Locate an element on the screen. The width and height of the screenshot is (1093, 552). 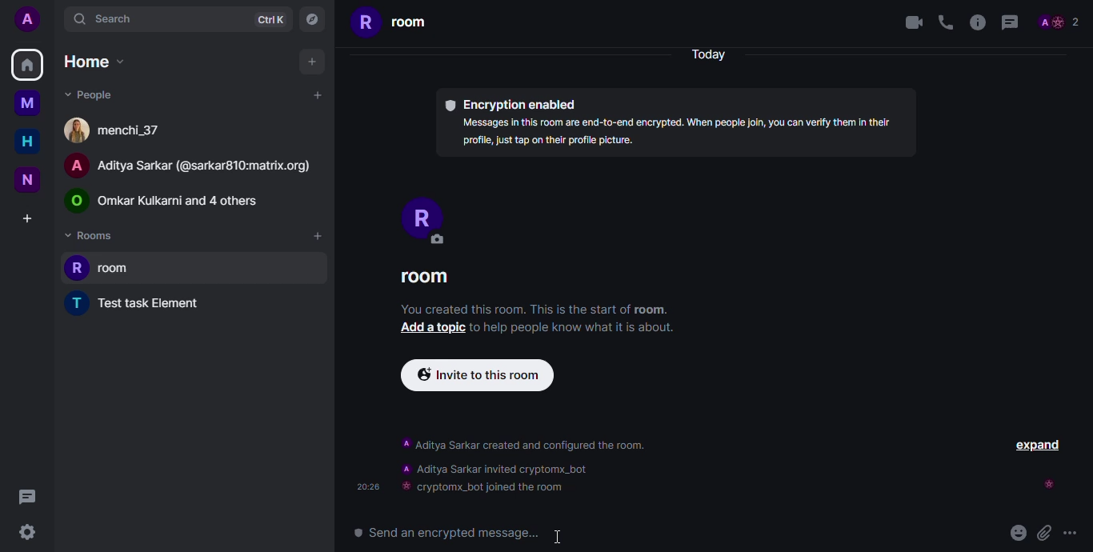
attach is located at coordinates (1043, 532).